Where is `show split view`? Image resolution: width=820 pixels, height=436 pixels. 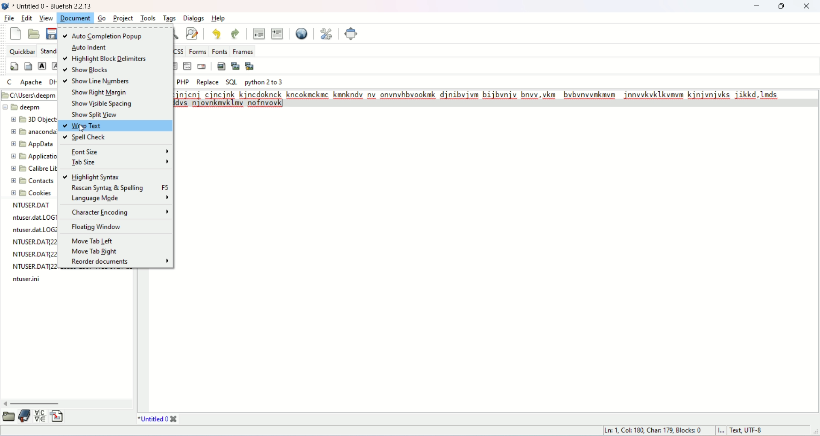 show split view is located at coordinates (98, 115).